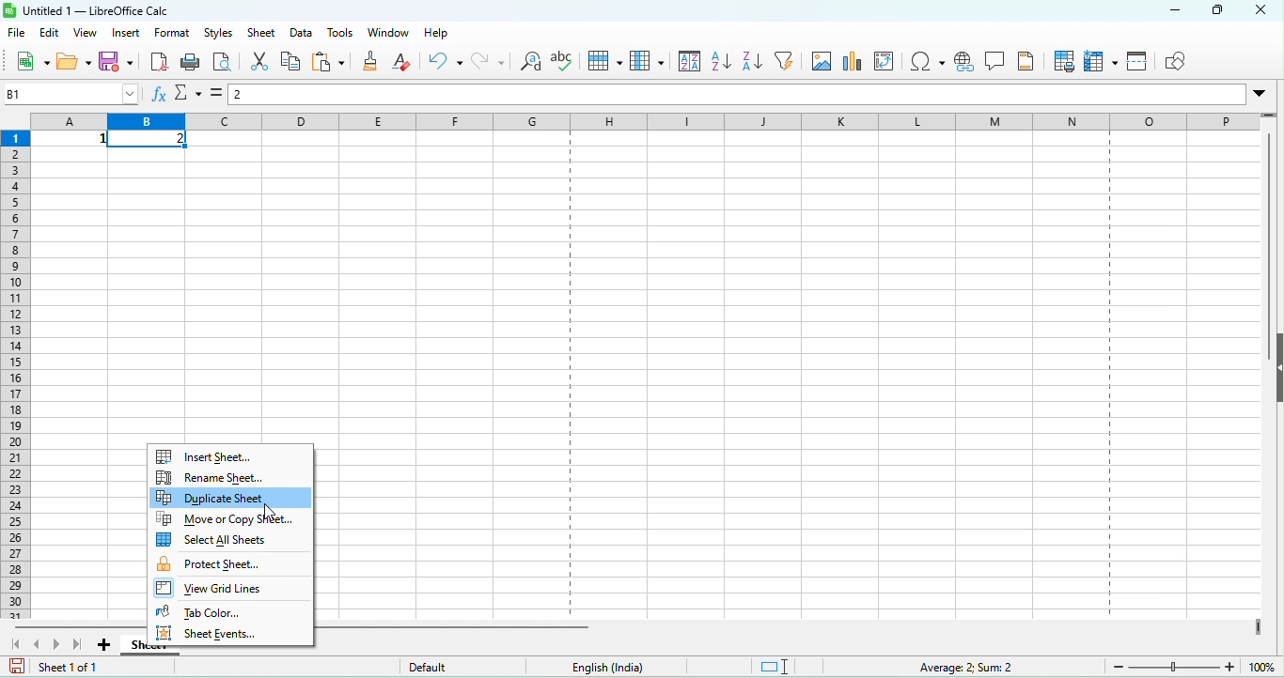 This screenshot has width=1284, height=678. Describe the element at coordinates (390, 31) in the screenshot. I see `window` at that location.